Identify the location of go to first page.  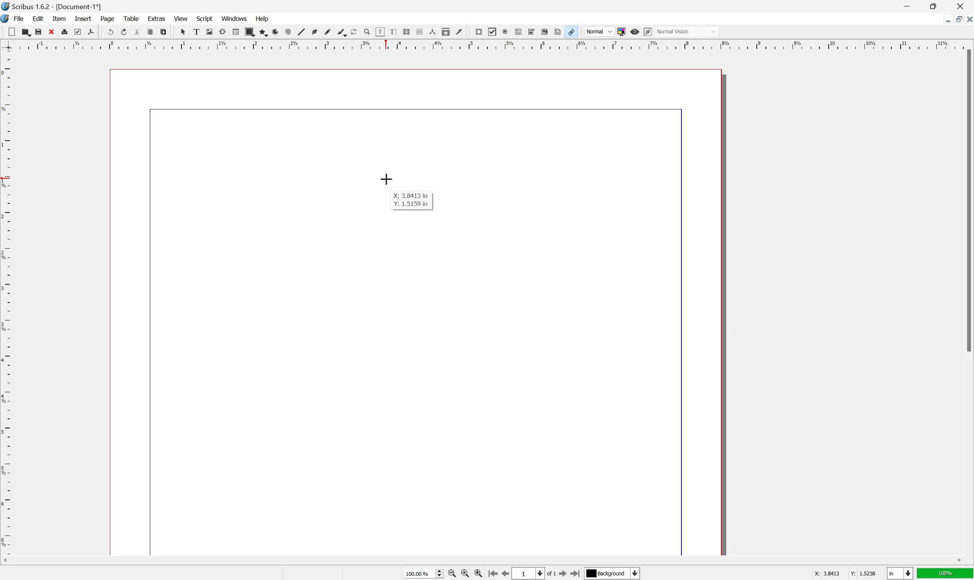
(492, 574).